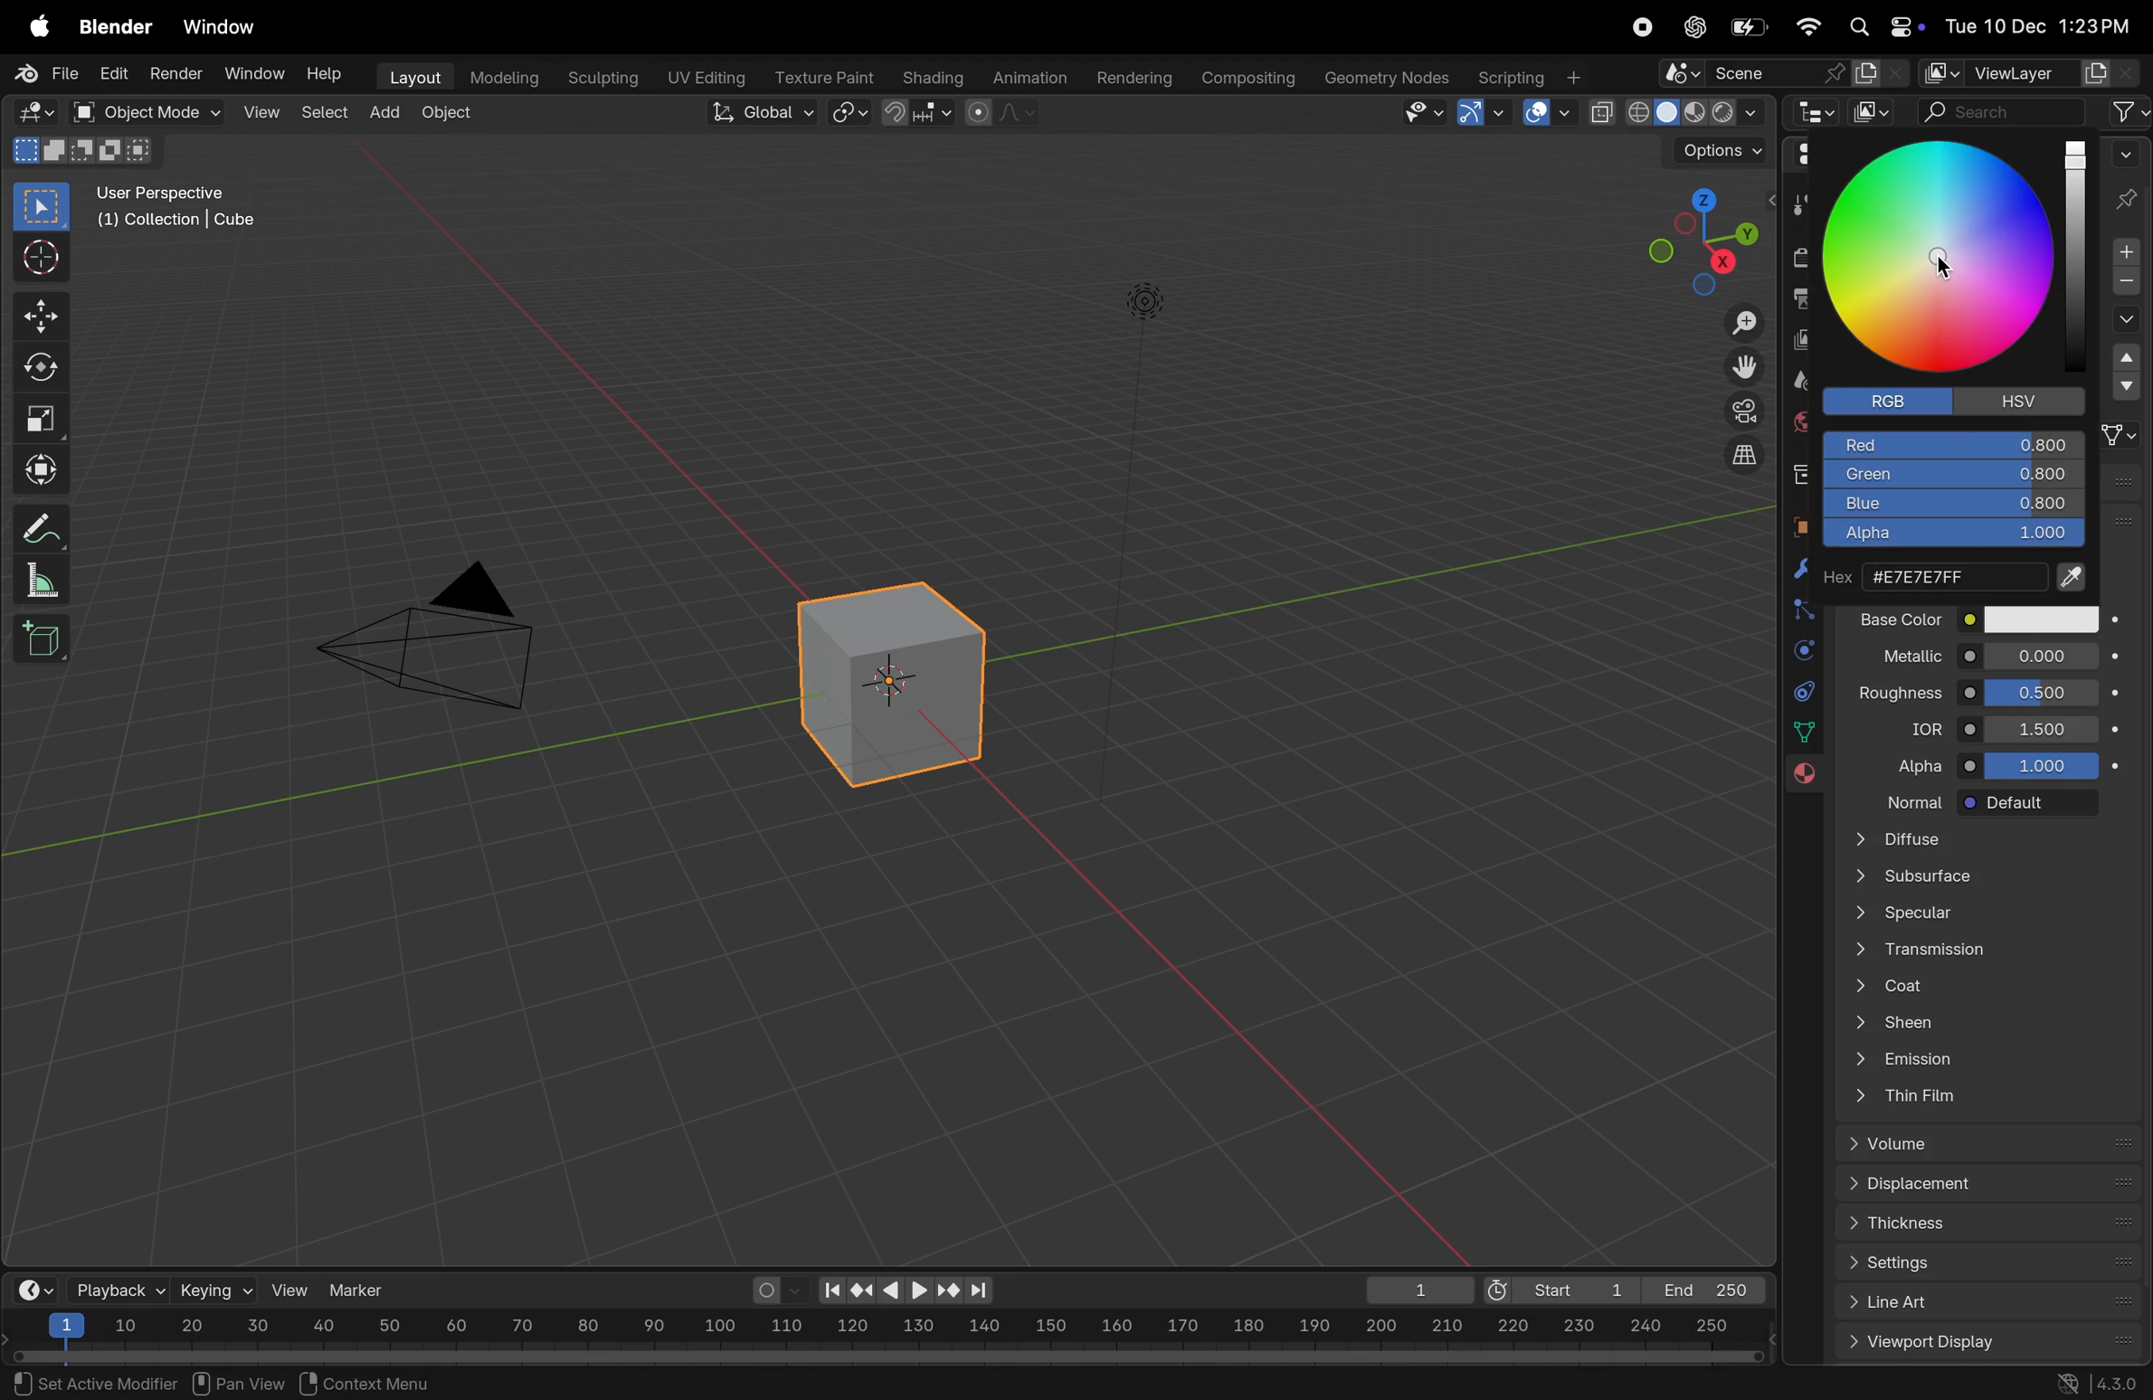 The width and height of the screenshot is (2153, 1400). Describe the element at coordinates (37, 368) in the screenshot. I see `rotate` at that location.